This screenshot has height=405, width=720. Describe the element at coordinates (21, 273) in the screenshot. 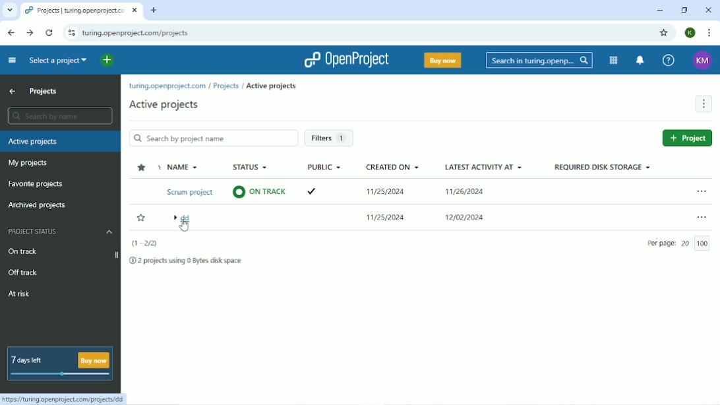

I see `Off track` at that location.